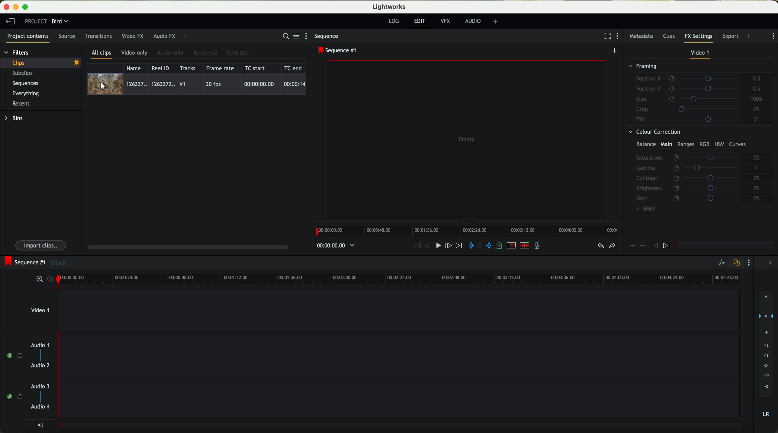 This screenshot has width=778, height=433. Describe the element at coordinates (134, 36) in the screenshot. I see `video FX` at that location.